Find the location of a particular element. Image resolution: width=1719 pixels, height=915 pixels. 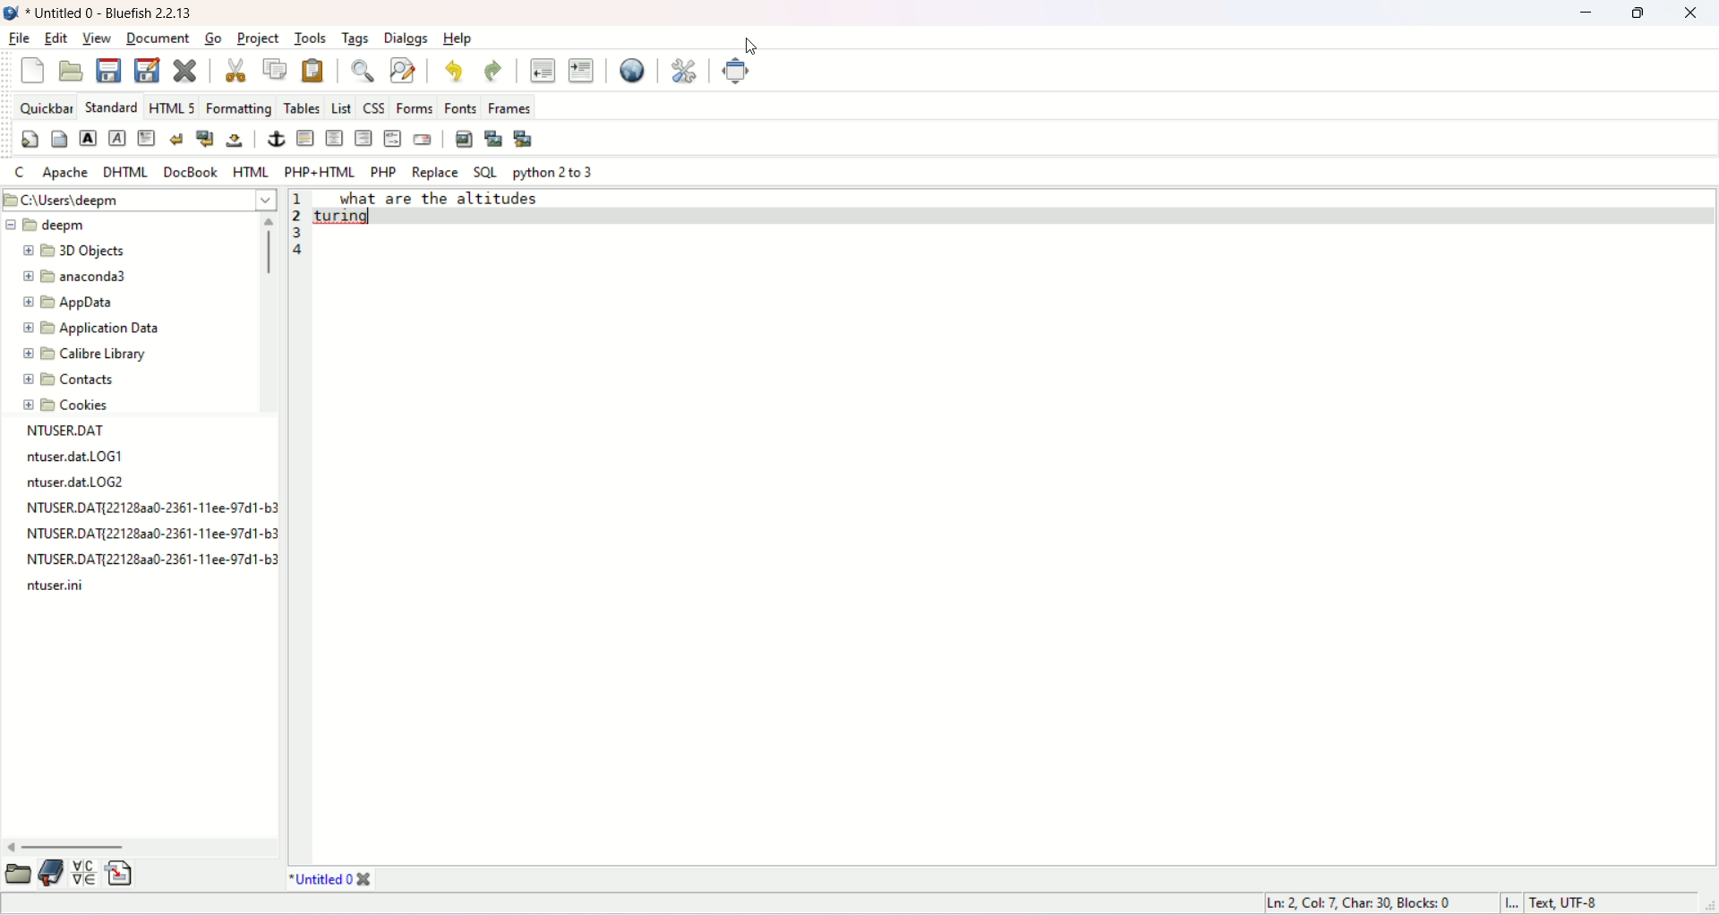

tools is located at coordinates (311, 38).